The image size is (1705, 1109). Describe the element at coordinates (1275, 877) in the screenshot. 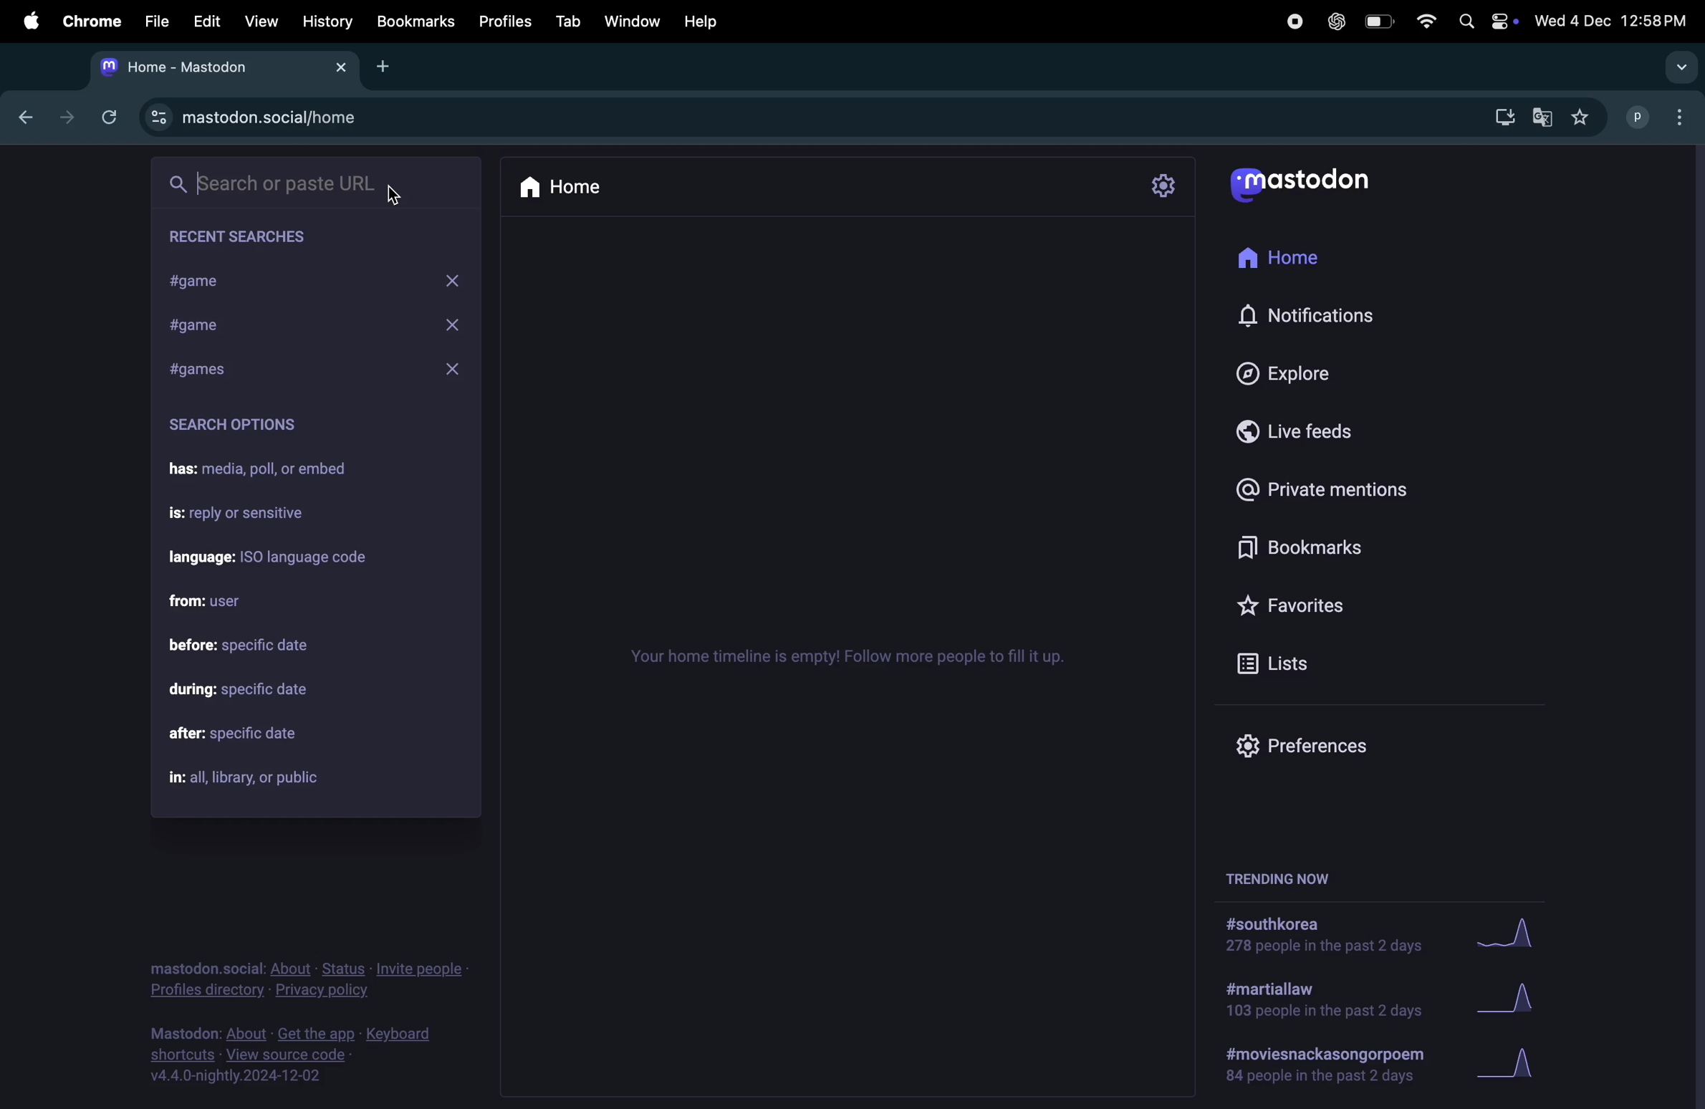

I see `trending now` at that location.